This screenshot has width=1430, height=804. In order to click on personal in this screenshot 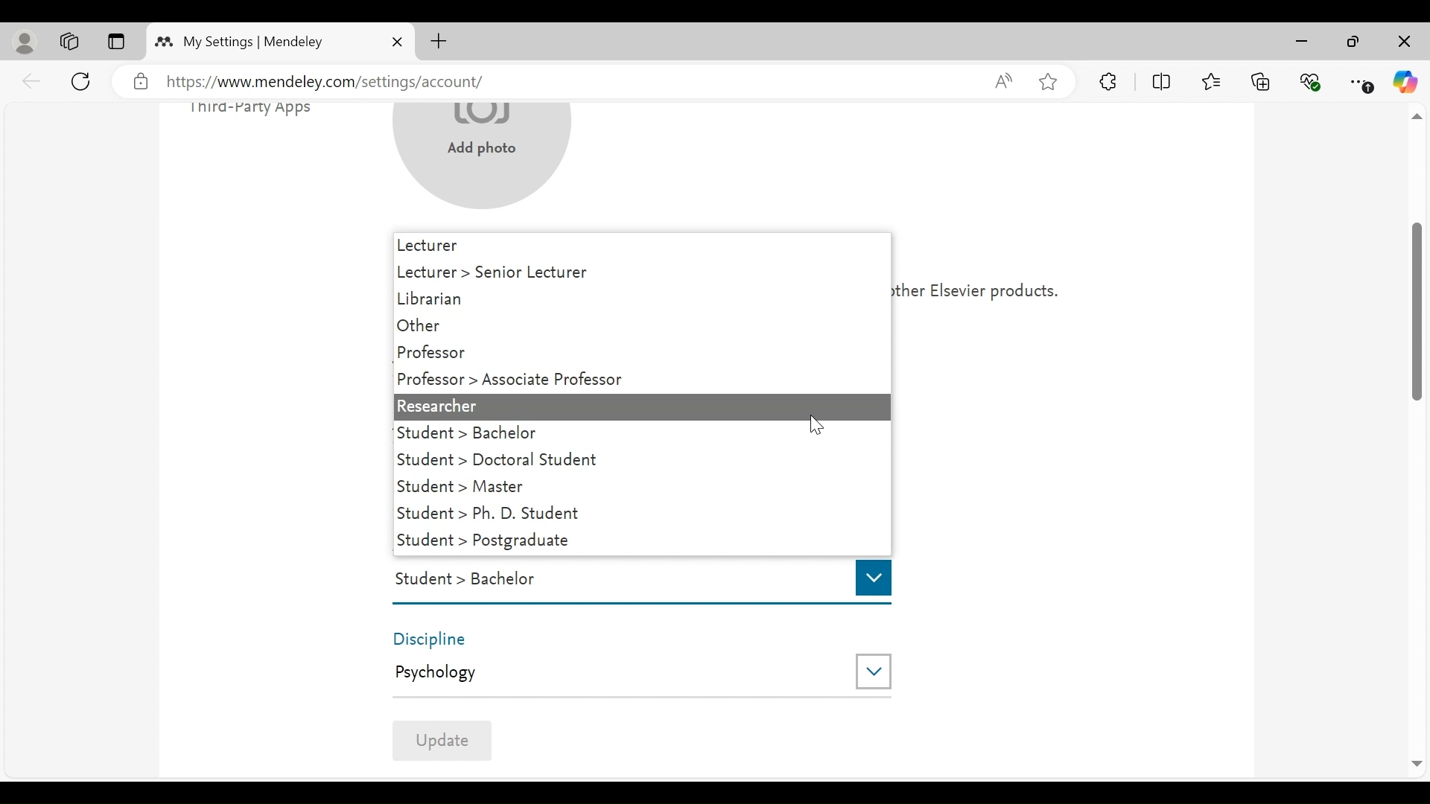, I will do `click(26, 42)`.